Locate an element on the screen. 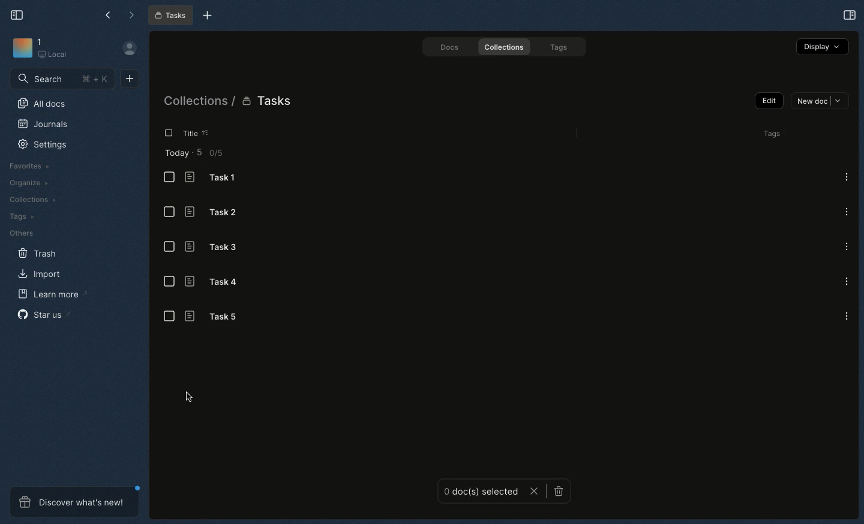  Others is located at coordinates (23, 231).